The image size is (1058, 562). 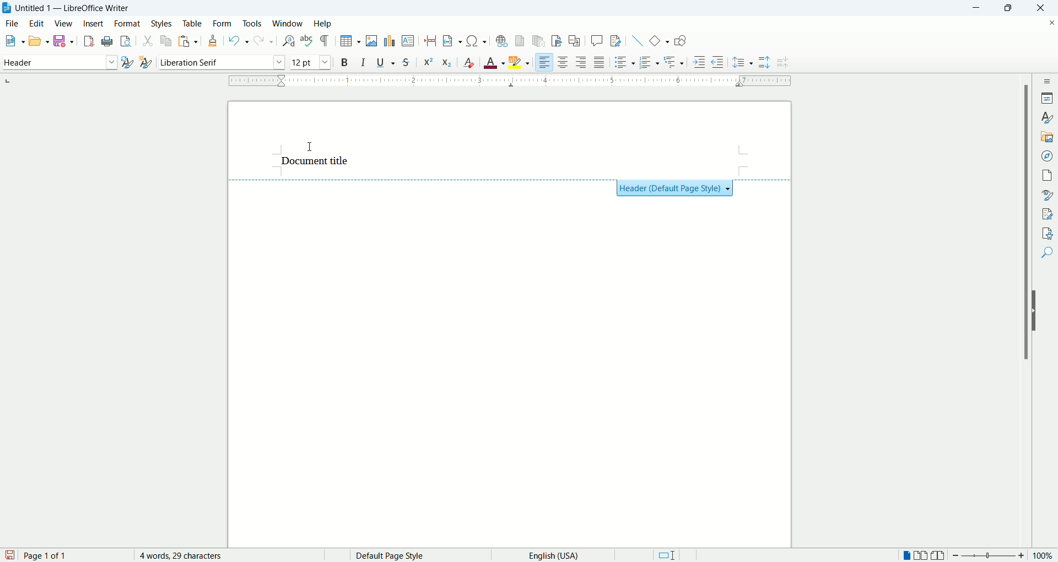 I want to click on new, so click(x=10, y=39).